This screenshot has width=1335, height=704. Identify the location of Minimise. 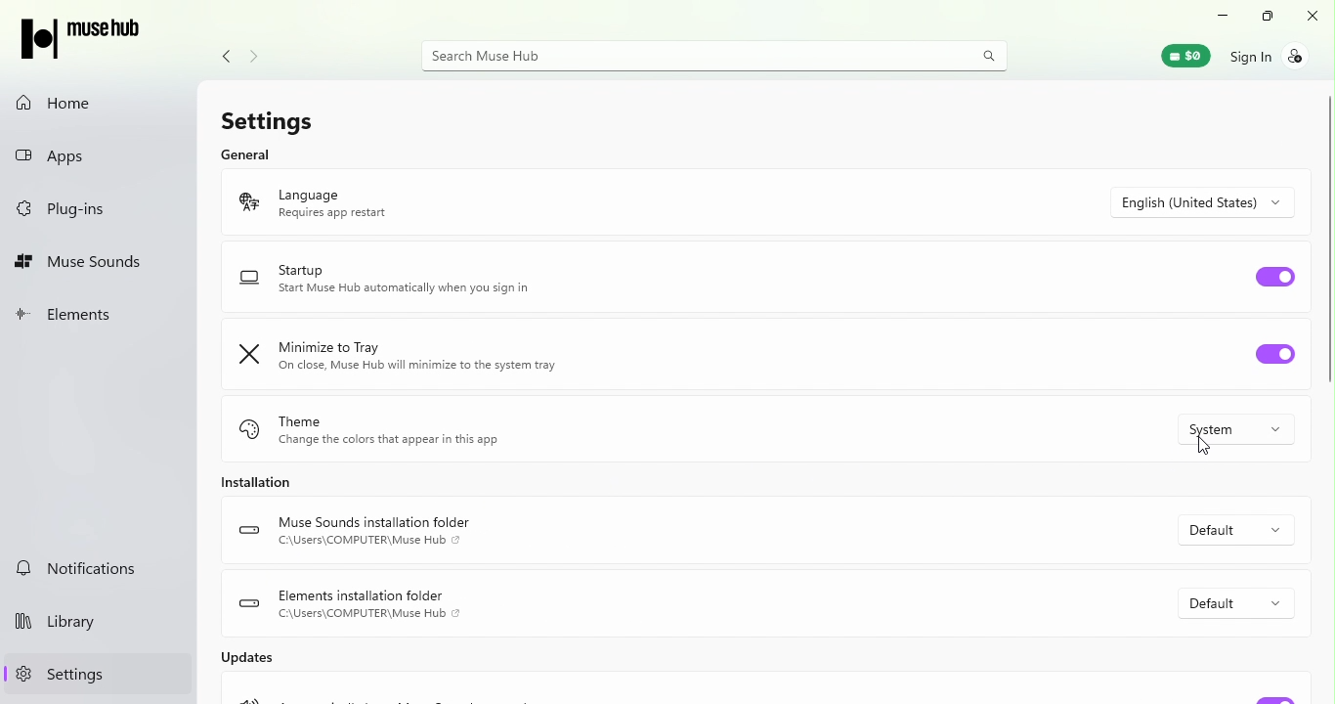
(1223, 17).